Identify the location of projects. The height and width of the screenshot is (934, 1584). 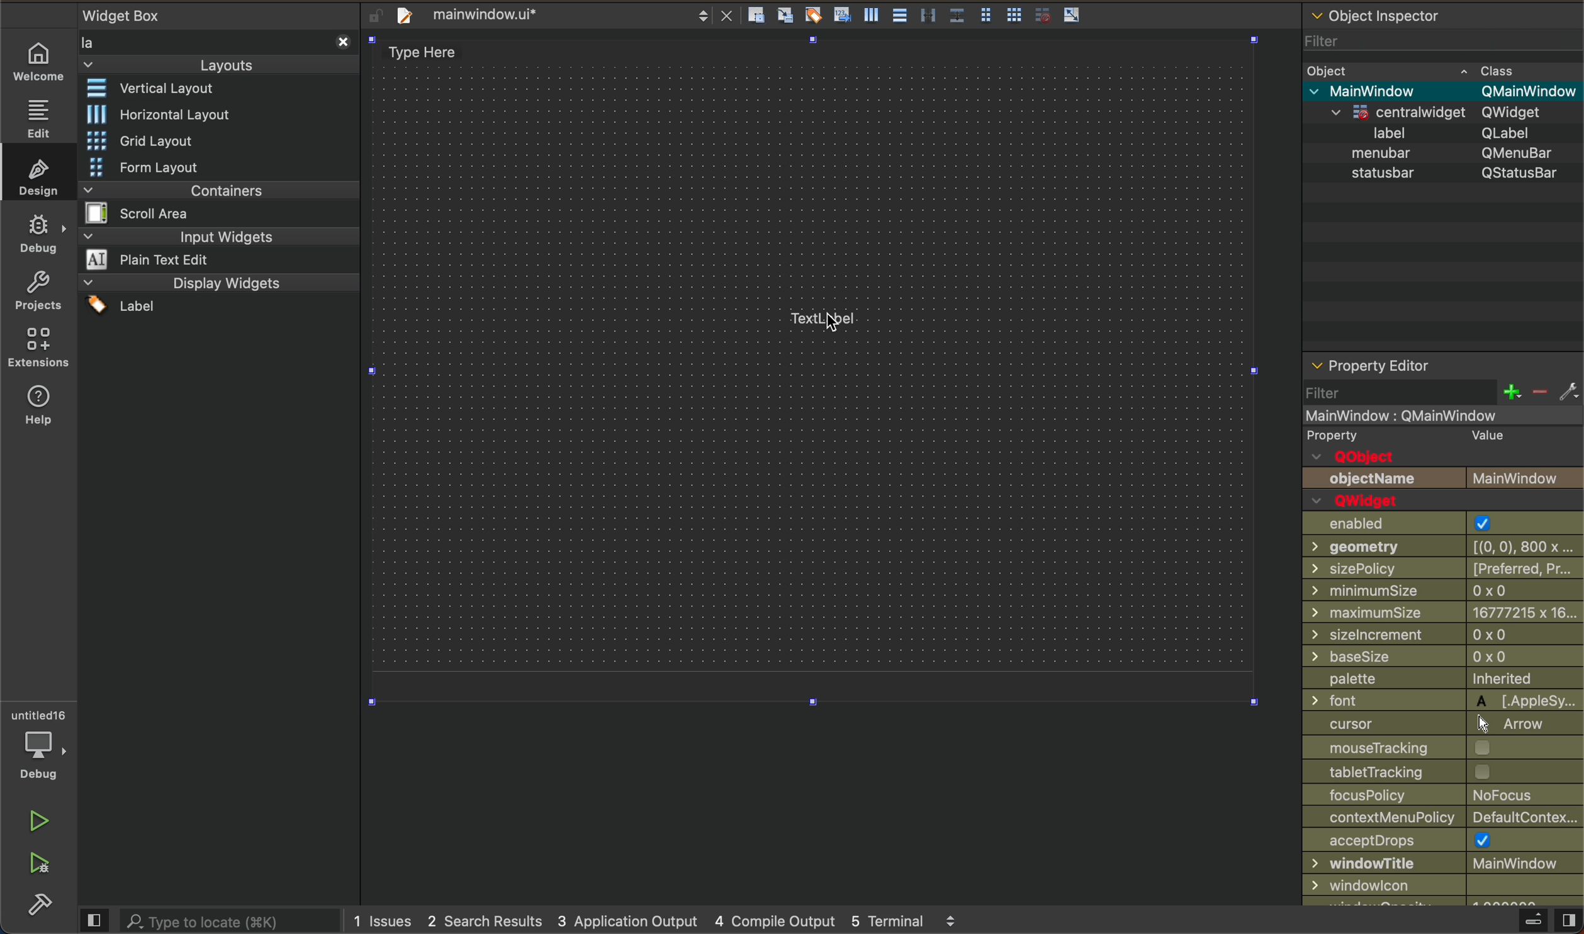
(35, 295).